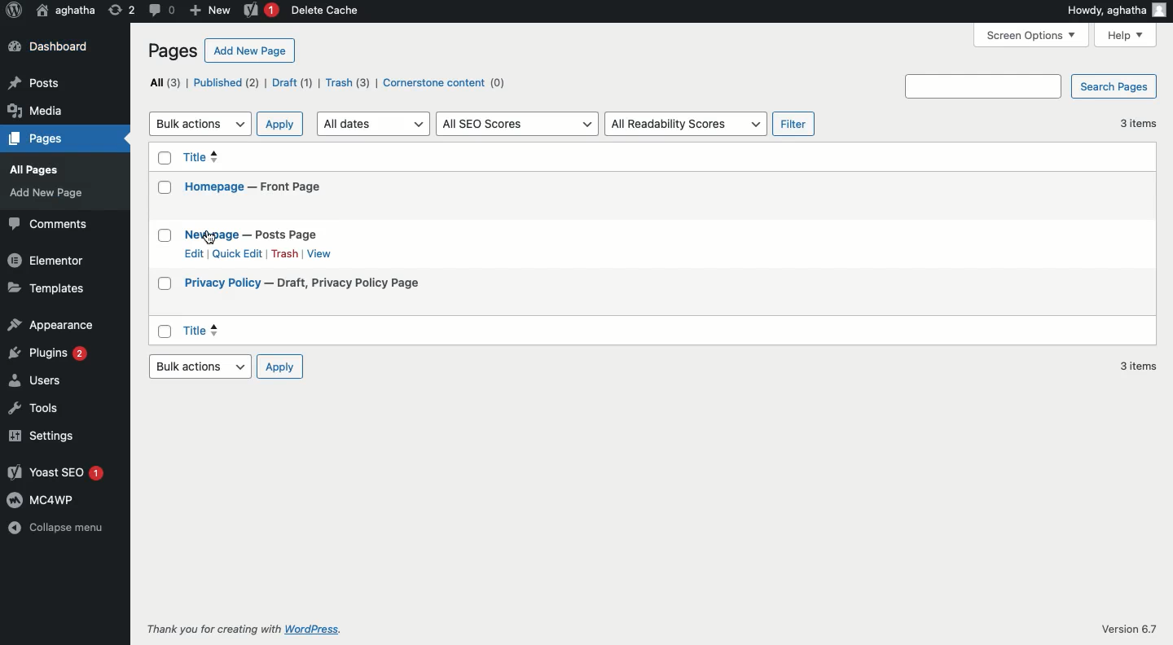  What do you see at coordinates (200, 366) in the screenshot?
I see `Bulk actions` at bounding box center [200, 366].